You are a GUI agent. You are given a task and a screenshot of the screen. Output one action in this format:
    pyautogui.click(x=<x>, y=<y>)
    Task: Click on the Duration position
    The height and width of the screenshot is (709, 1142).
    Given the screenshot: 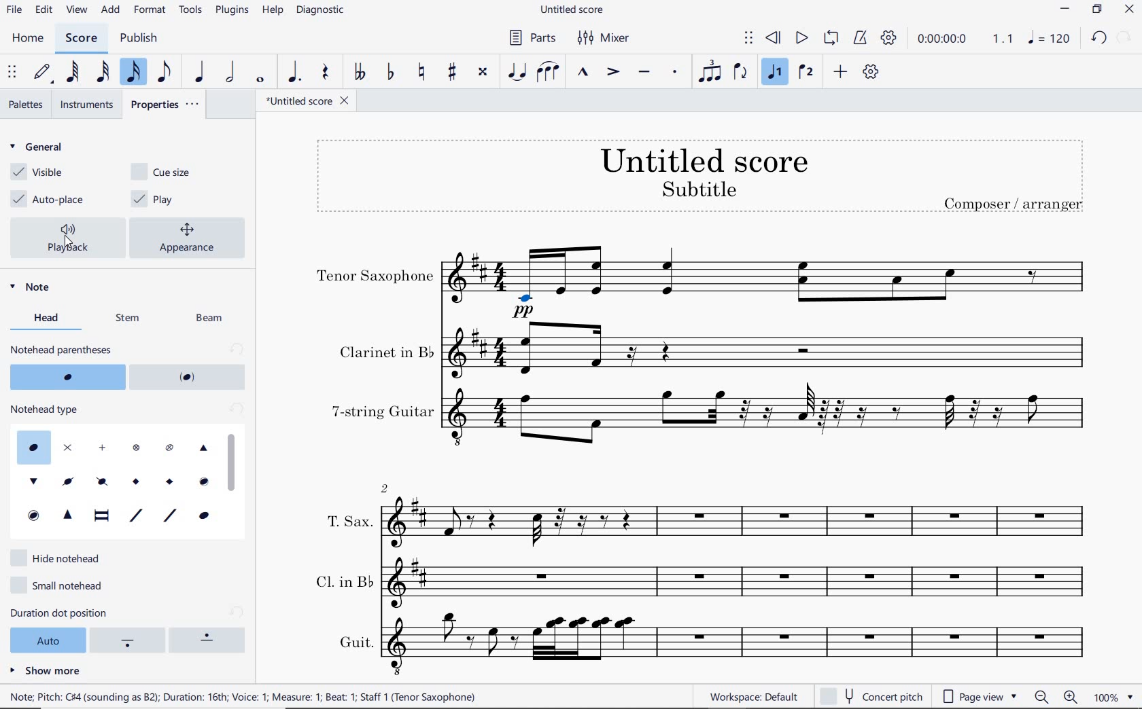 What is the action you would take?
    pyautogui.click(x=130, y=642)
    